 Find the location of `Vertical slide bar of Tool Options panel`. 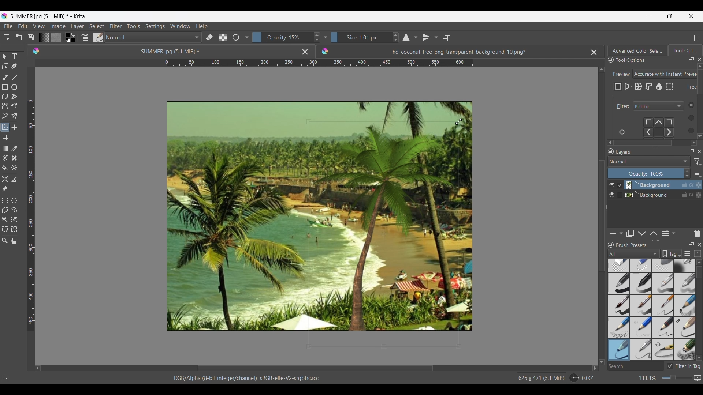

Vertical slide bar of Tool Options panel is located at coordinates (701, 100).